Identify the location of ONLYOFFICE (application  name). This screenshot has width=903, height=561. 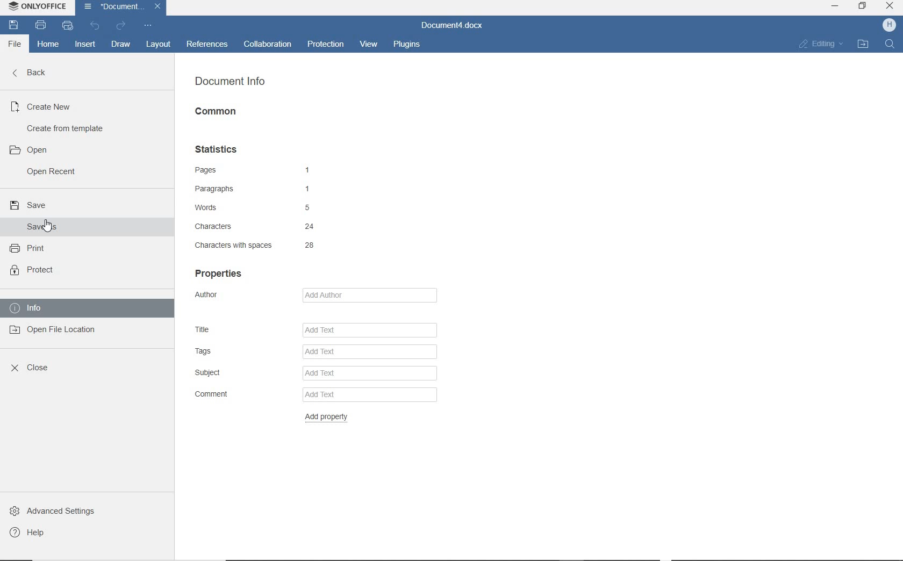
(37, 7).